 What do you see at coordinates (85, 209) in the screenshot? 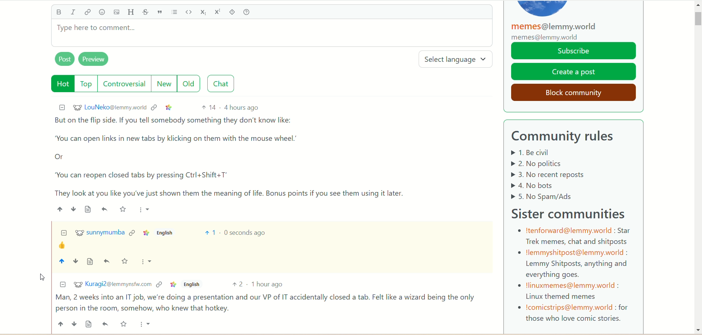
I see `source` at bounding box center [85, 209].